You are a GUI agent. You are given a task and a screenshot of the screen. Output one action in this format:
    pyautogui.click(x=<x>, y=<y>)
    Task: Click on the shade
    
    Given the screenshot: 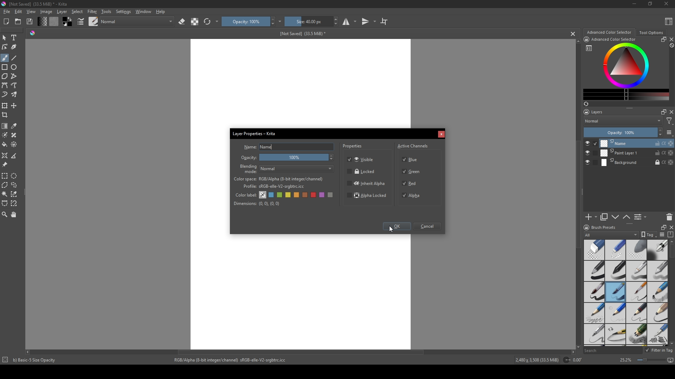 What is the action you would take?
    pyautogui.click(x=32, y=33)
    